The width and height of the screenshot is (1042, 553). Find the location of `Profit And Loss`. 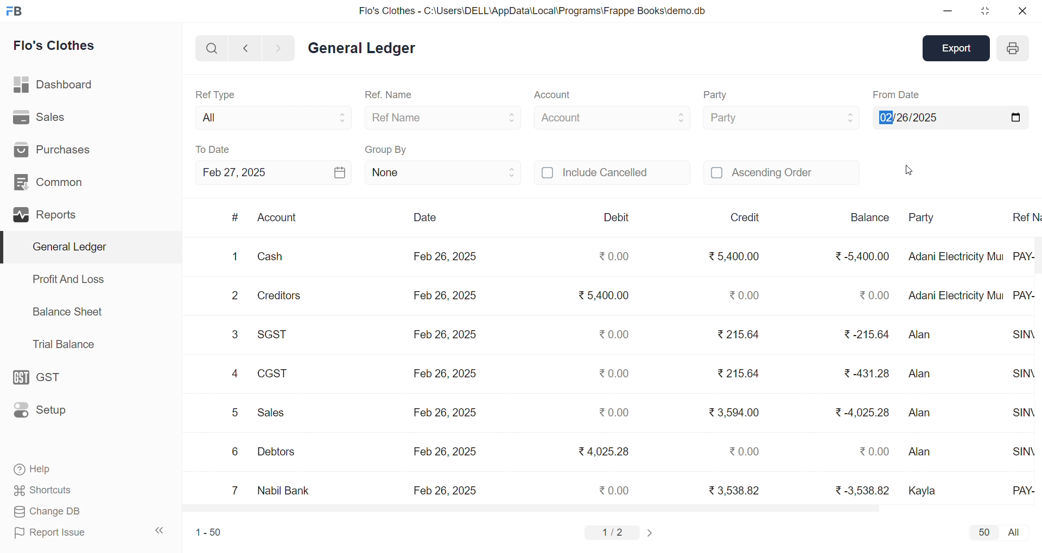

Profit And Loss is located at coordinates (68, 279).